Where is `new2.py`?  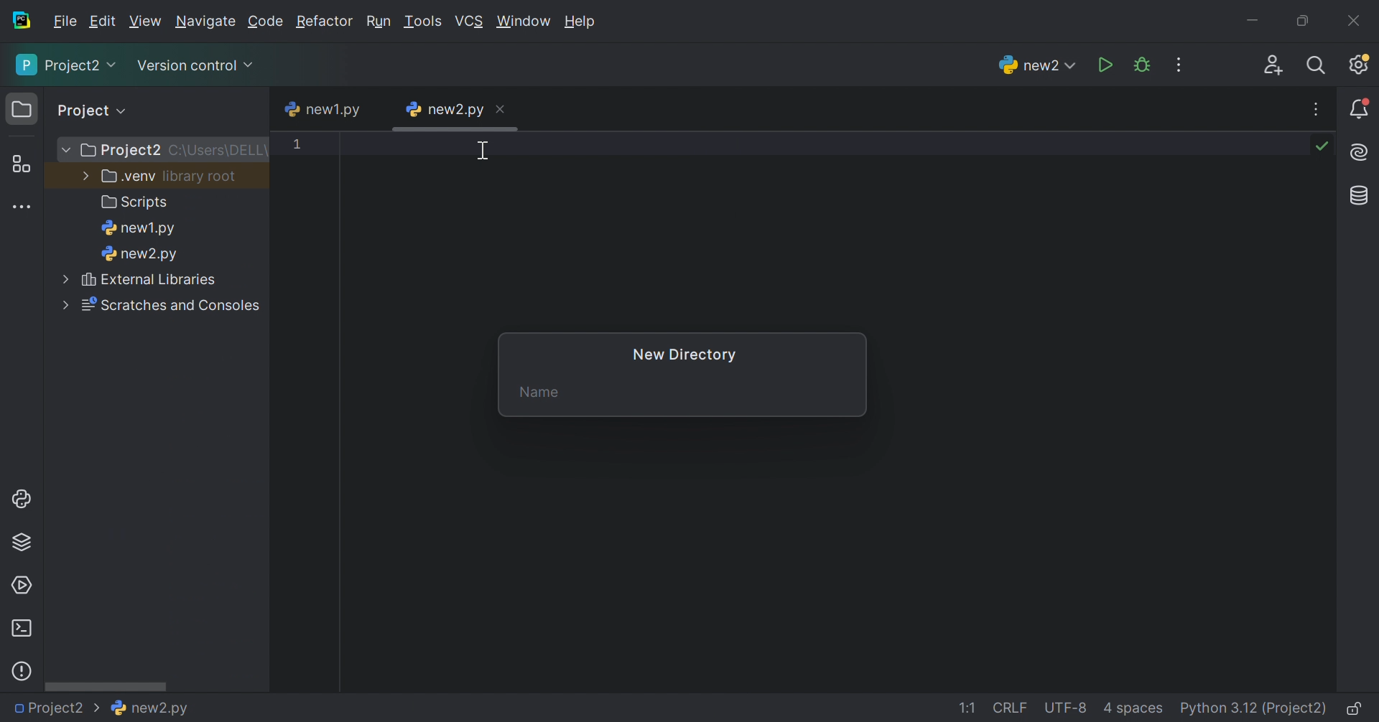
new2.py is located at coordinates (149, 707).